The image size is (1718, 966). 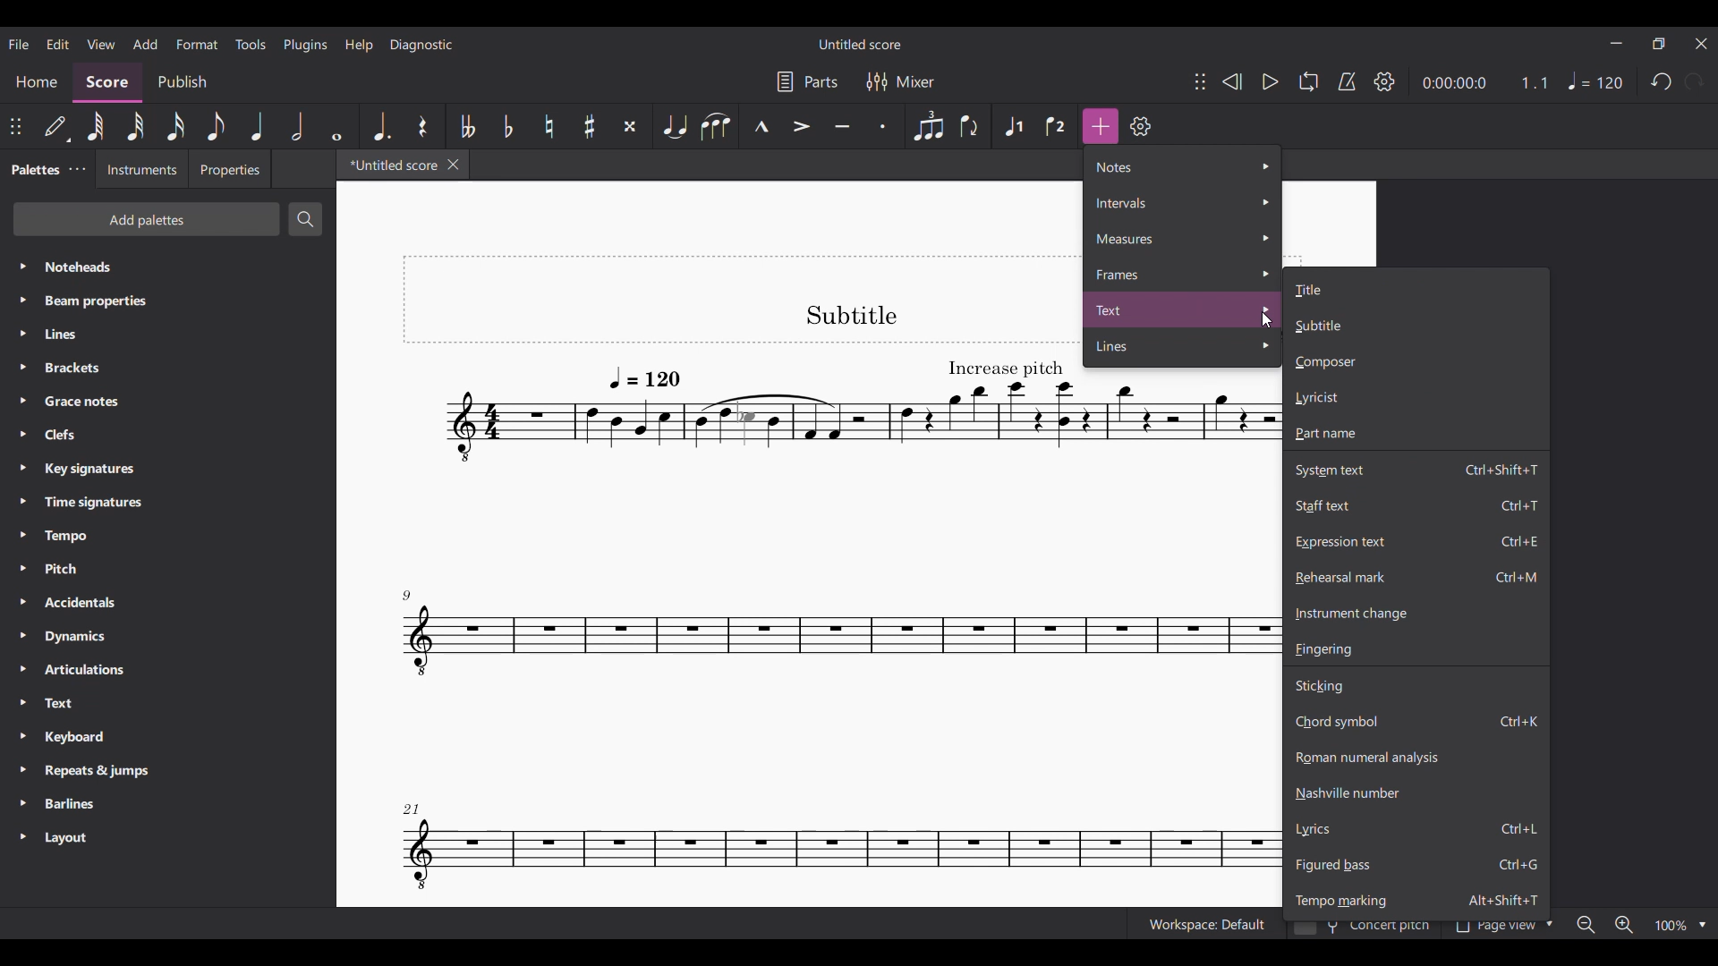 What do you see at coordinates (167, 602) in the screenshot?
I see `Accidentals` at bounding box center [167, 602].